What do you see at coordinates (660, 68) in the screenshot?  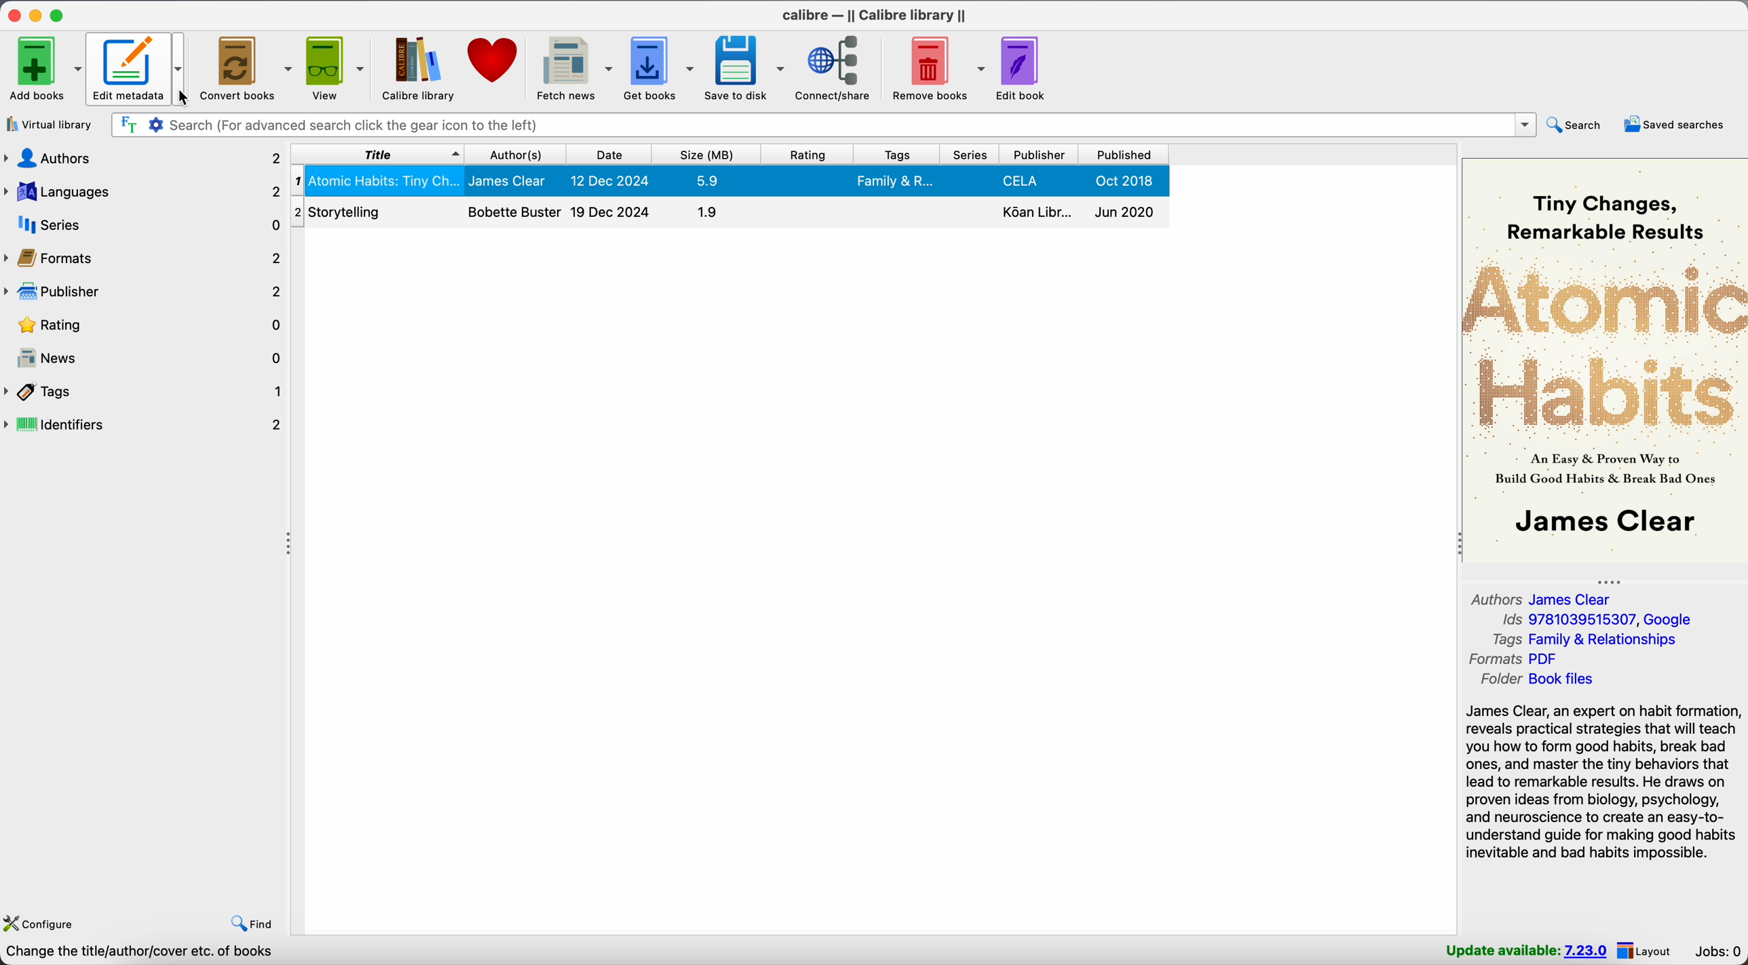 I see `get books` at bounding box center [660, 68].